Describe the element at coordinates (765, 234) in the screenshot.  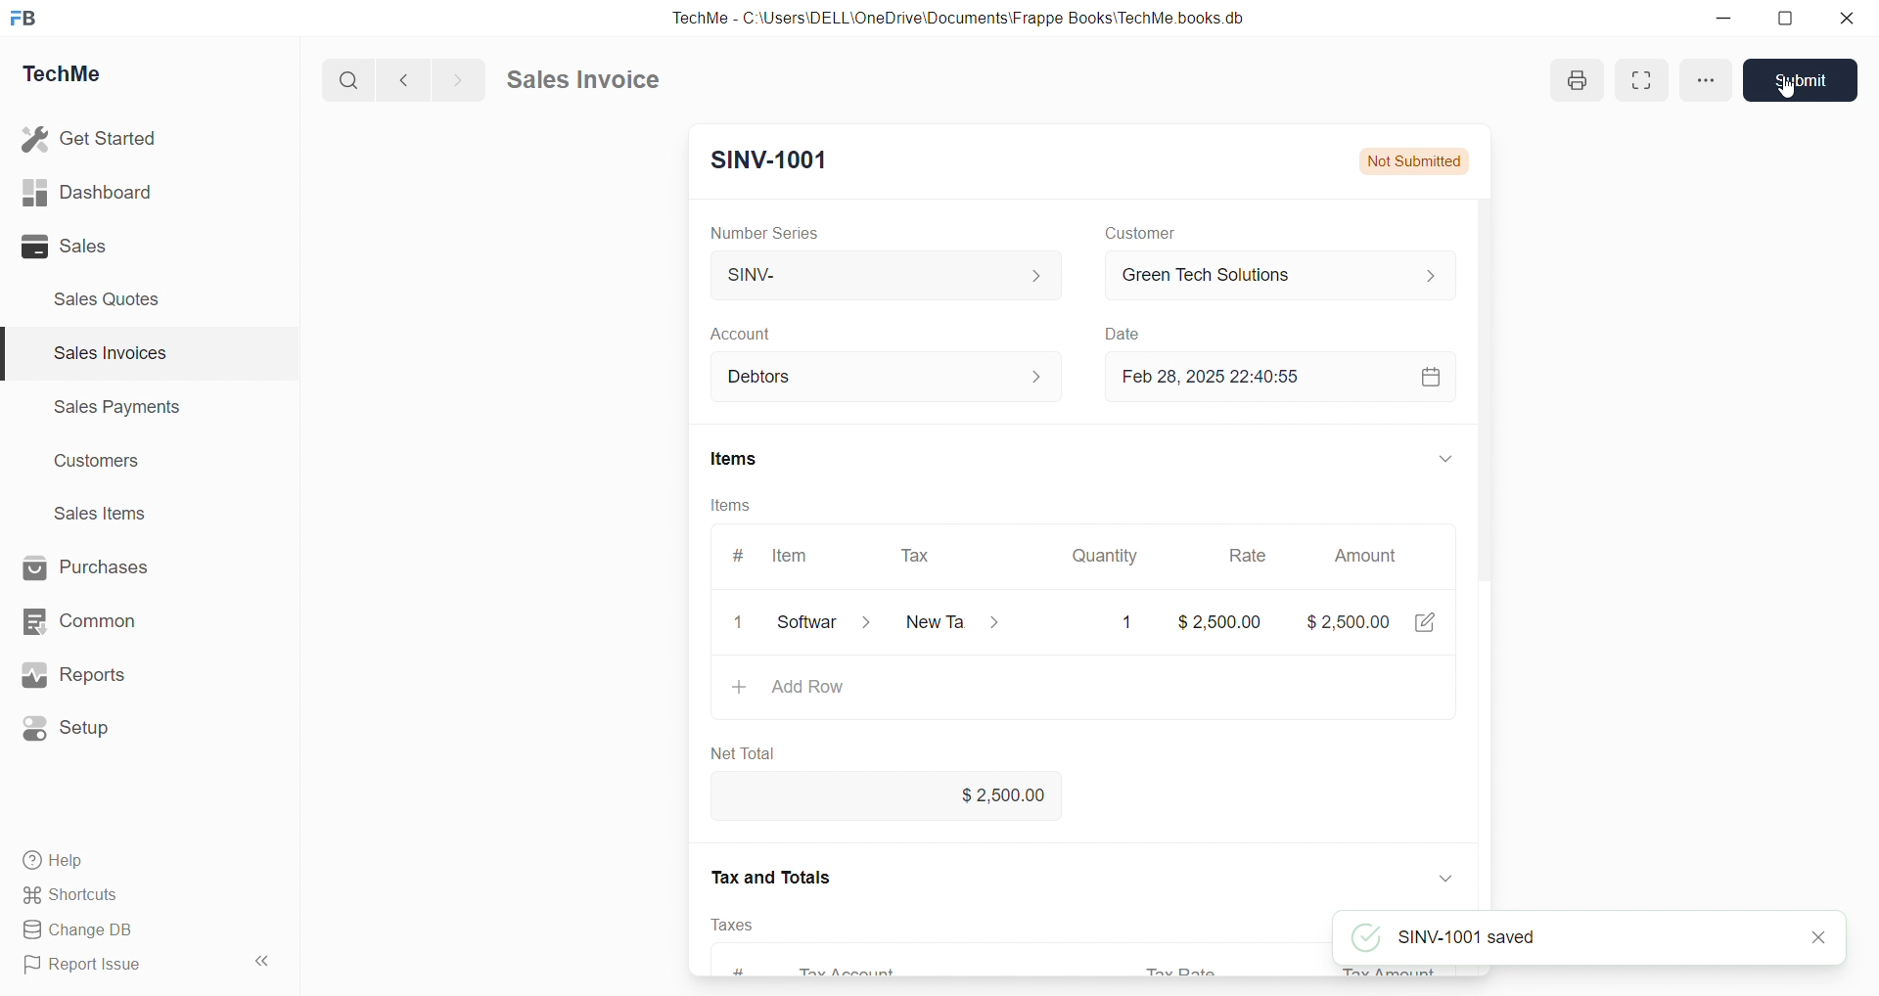
I see `Number Series` at that location.